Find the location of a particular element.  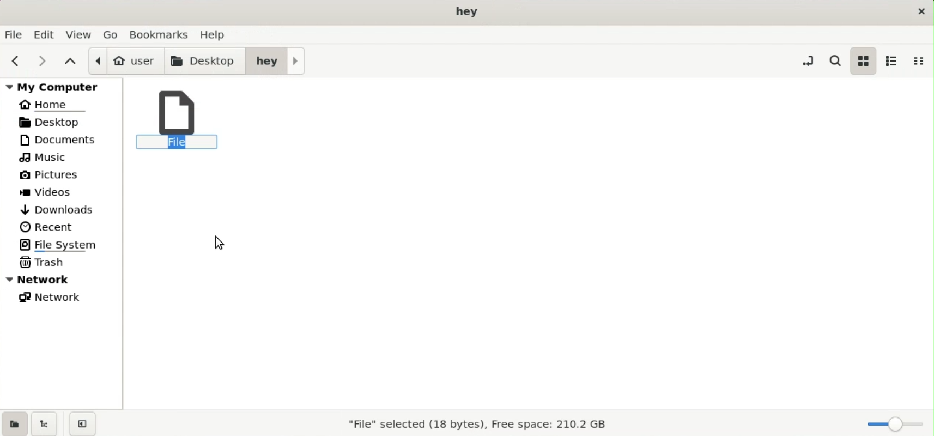

file system is located at coordinates (63, 244).